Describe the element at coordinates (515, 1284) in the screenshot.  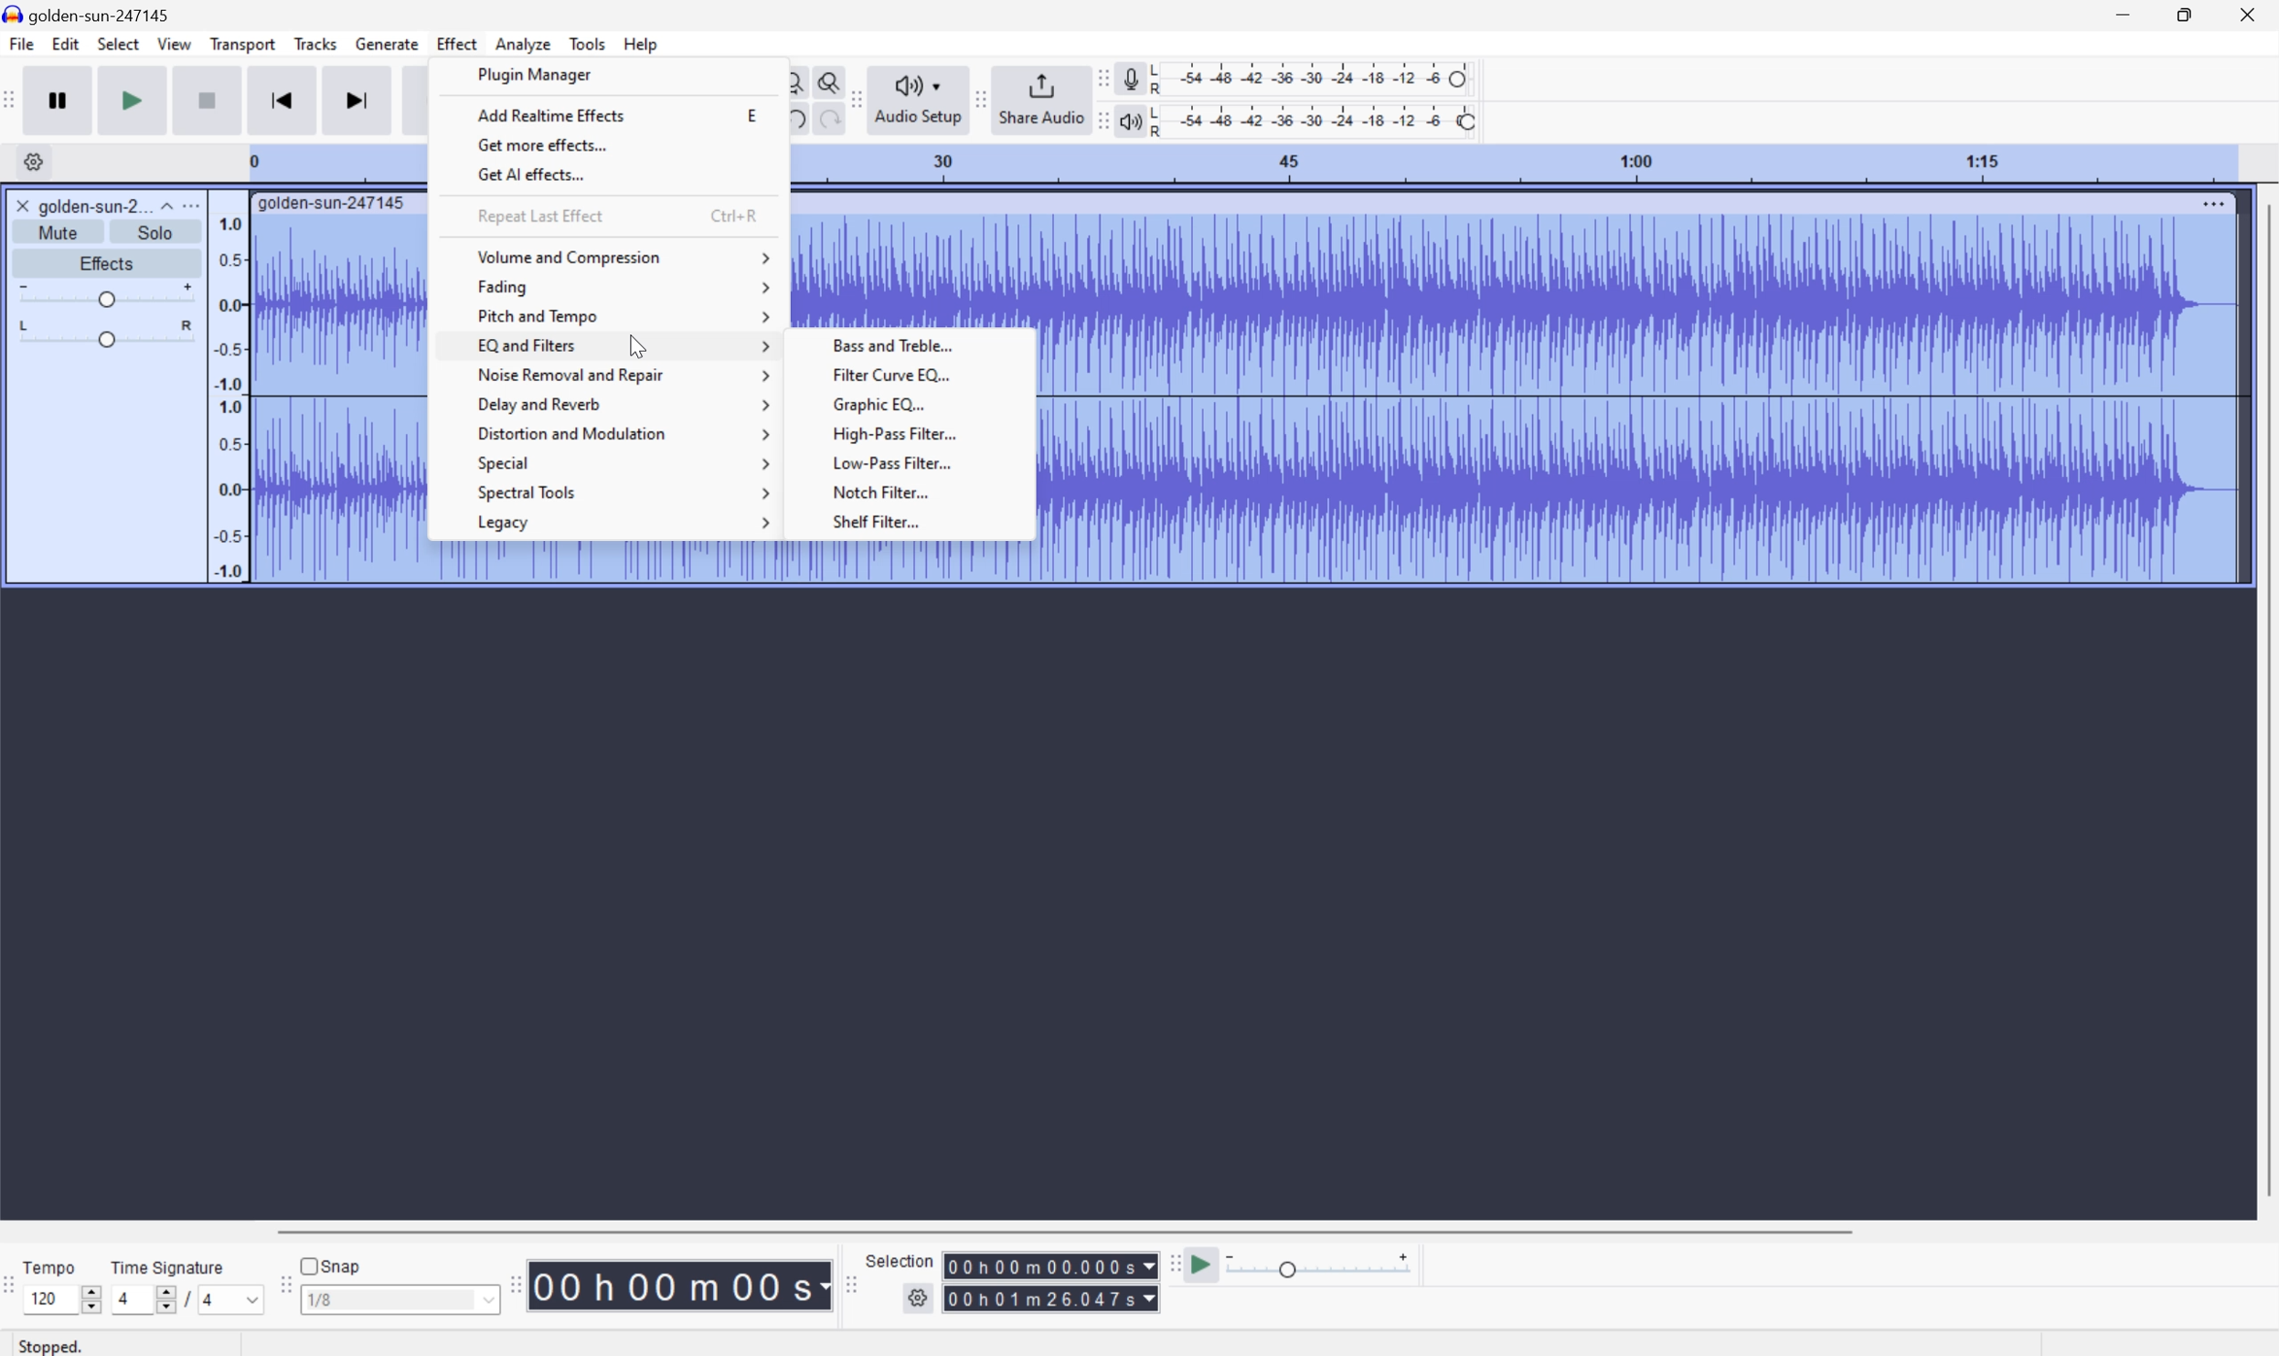
I see `Audacity toolbar` at that location.